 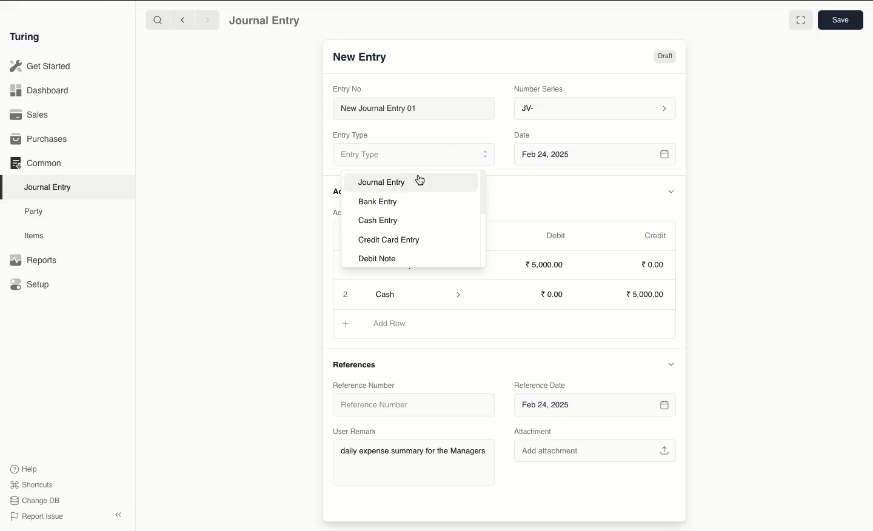 I want to click on Setup, so click(x=30, y=284).